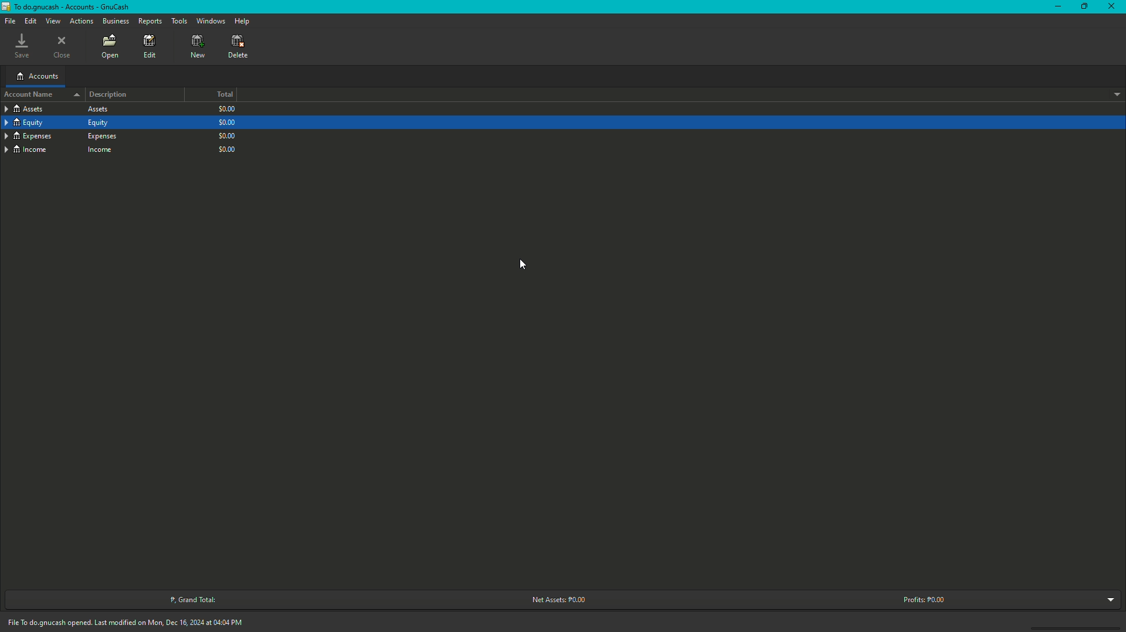 Image resolution: width=1126 pixels, height=632 pixels. What do you see at coordinates (59, 108) in the screenshot?
I see `Assets` at bounding box center [59, 108].